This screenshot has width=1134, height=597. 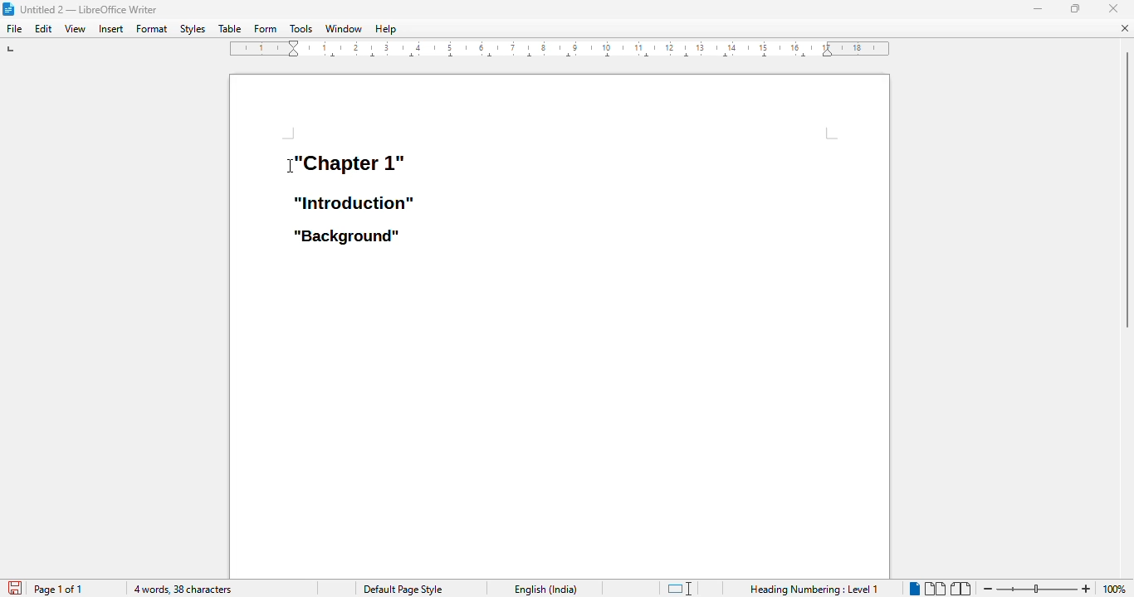 I want to click on zoom out, so click(x=989, y=589).